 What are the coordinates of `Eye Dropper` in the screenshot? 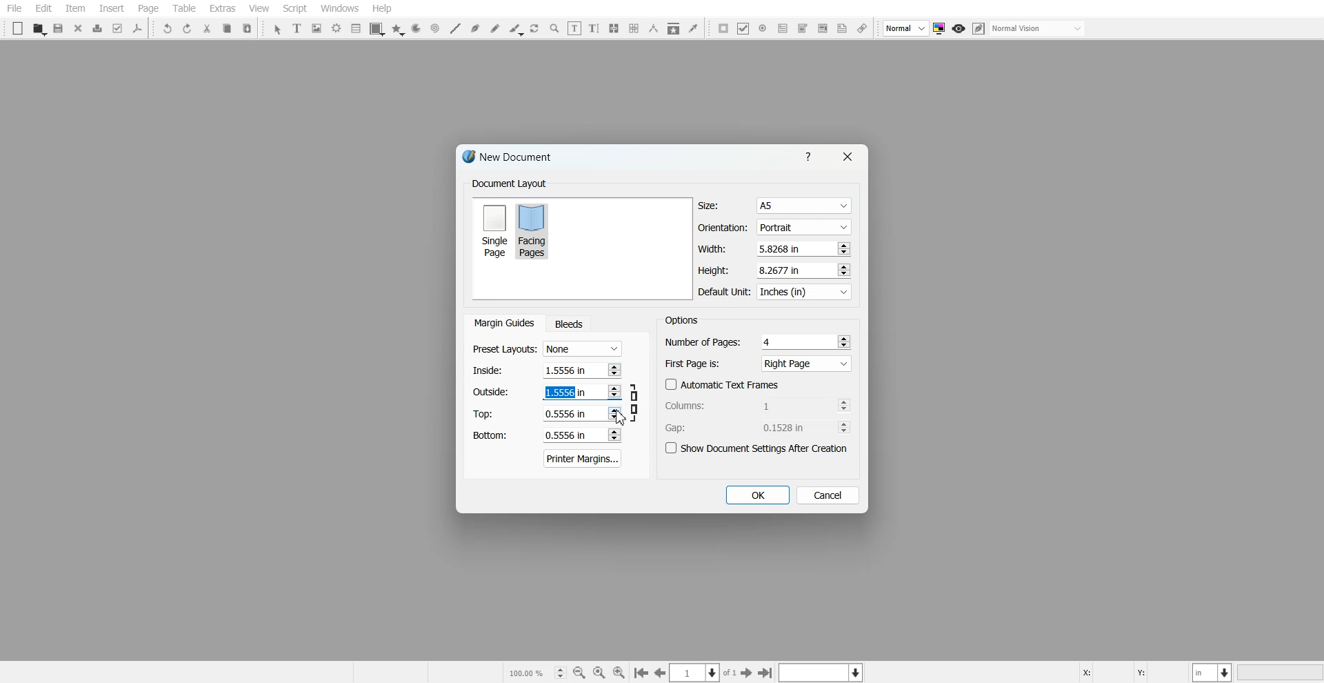 It's located at (693, 28).